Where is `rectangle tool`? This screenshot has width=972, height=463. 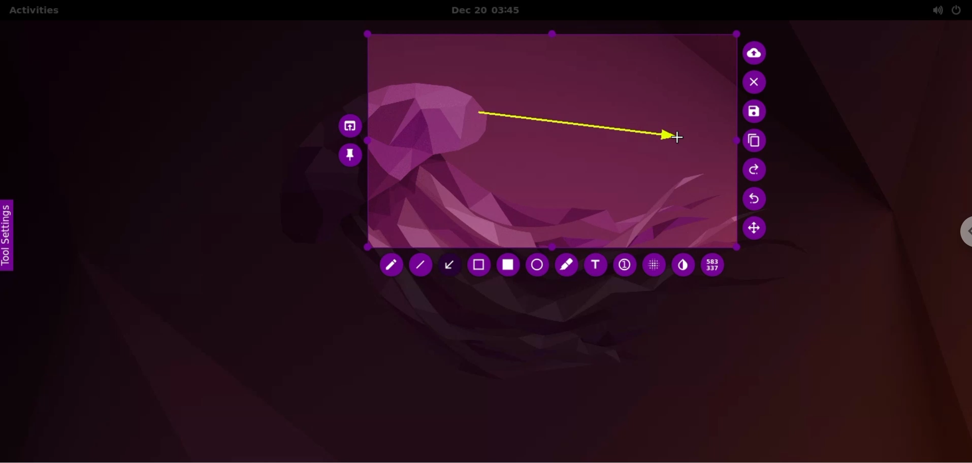 rectangle tool is located at coordinates (506, 265).